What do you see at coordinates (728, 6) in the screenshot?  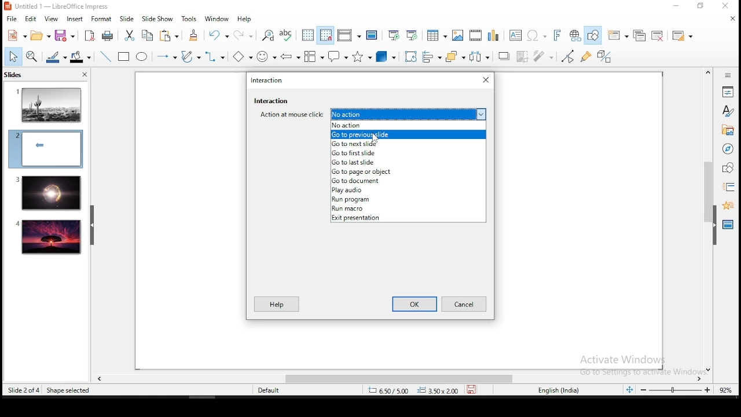 I see `close window` at bounding box center [728, 6].